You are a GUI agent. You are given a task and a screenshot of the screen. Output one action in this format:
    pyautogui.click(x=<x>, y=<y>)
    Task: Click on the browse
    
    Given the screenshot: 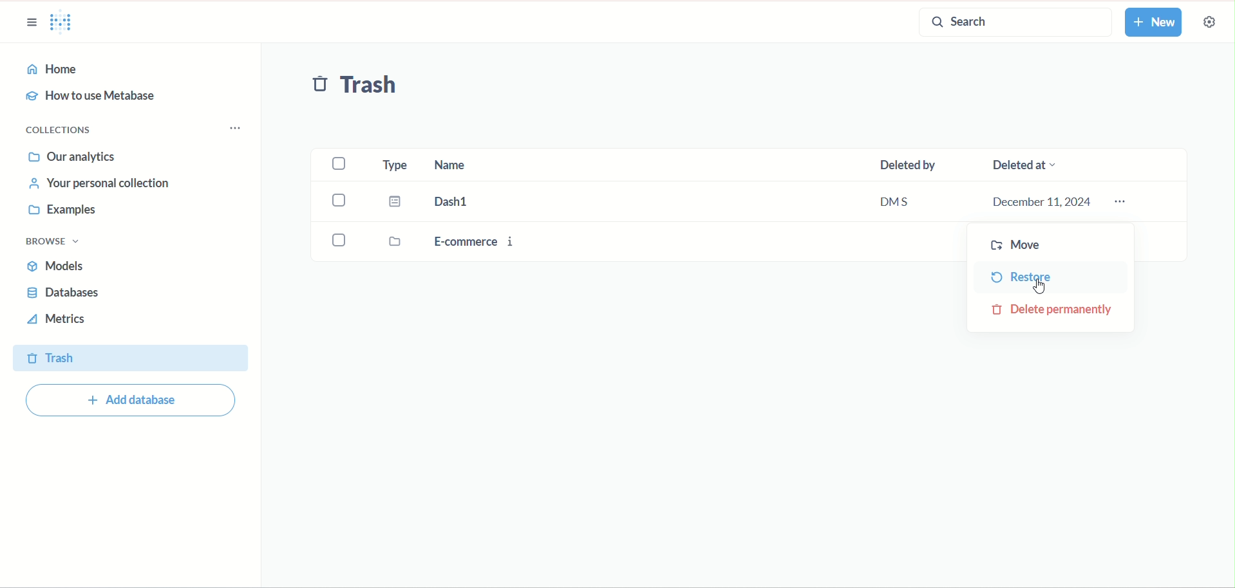 What is the action you would take?
    pyautogui.click(x=53, y=241)
    